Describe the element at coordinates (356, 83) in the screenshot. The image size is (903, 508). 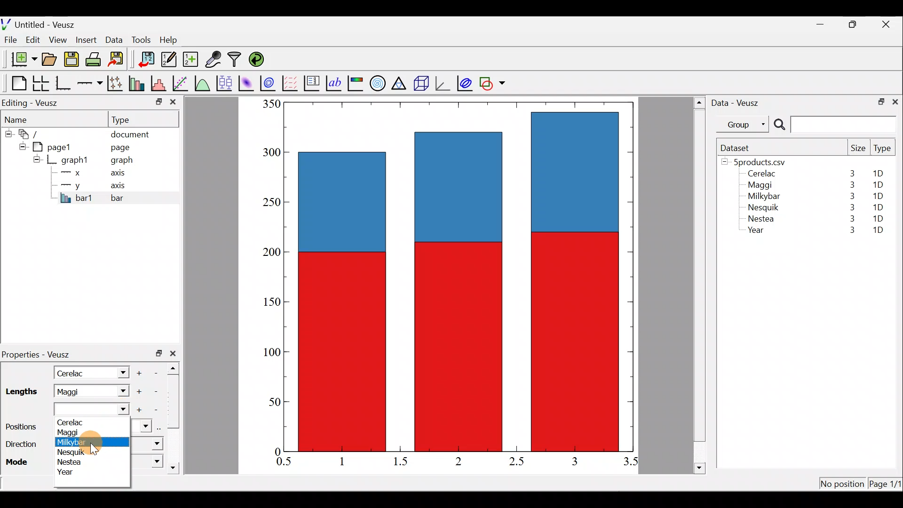
I see `Image color bar` at that location.